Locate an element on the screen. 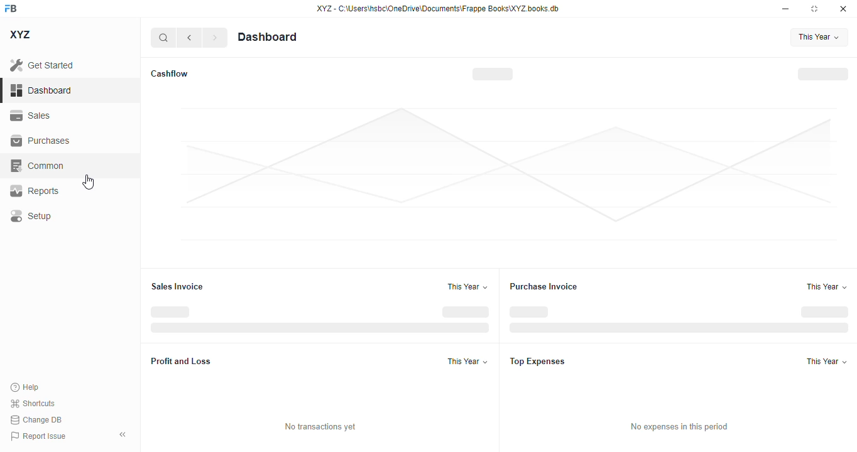  cursor is located at coordinates (89, 182).